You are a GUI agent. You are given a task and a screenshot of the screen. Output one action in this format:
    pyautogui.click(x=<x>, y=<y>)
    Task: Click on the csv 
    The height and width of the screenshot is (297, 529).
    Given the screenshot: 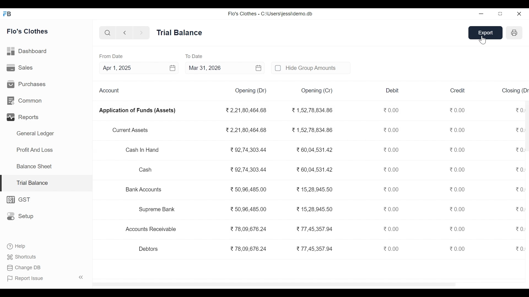 What is the action you would take?
    pyautogui.click(x=469, y=65)
    